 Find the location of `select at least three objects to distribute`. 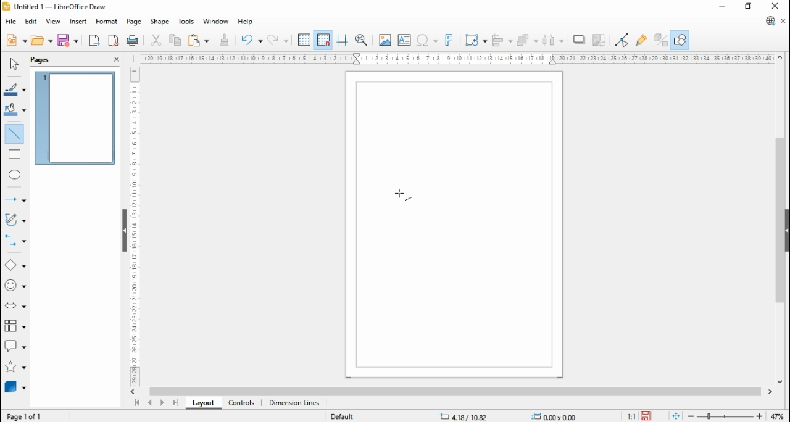

select at least three objects to distribute is located at coordinates (554, 40).